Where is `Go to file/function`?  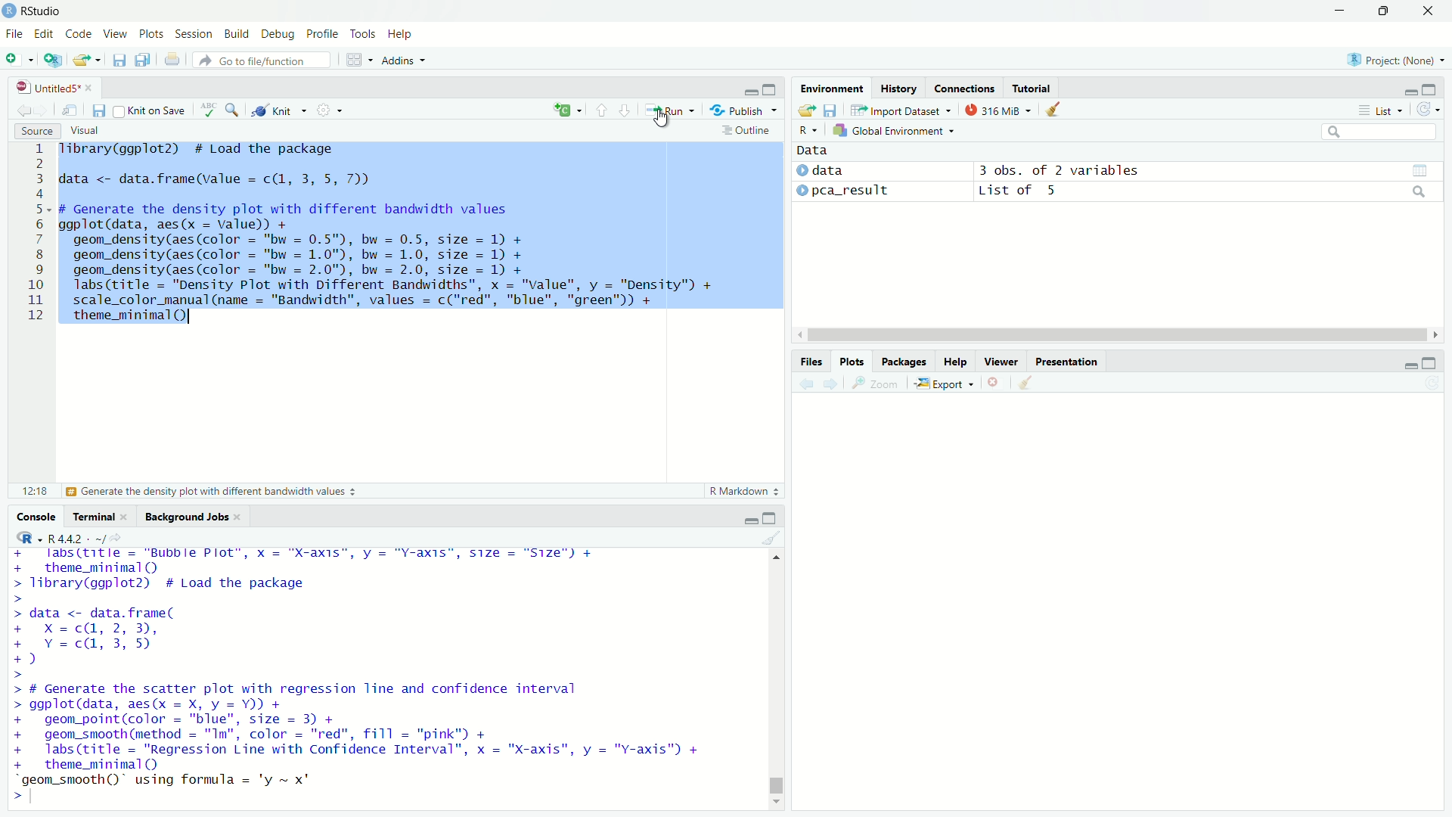
Go to file/function is located at coordinates (262, 61).